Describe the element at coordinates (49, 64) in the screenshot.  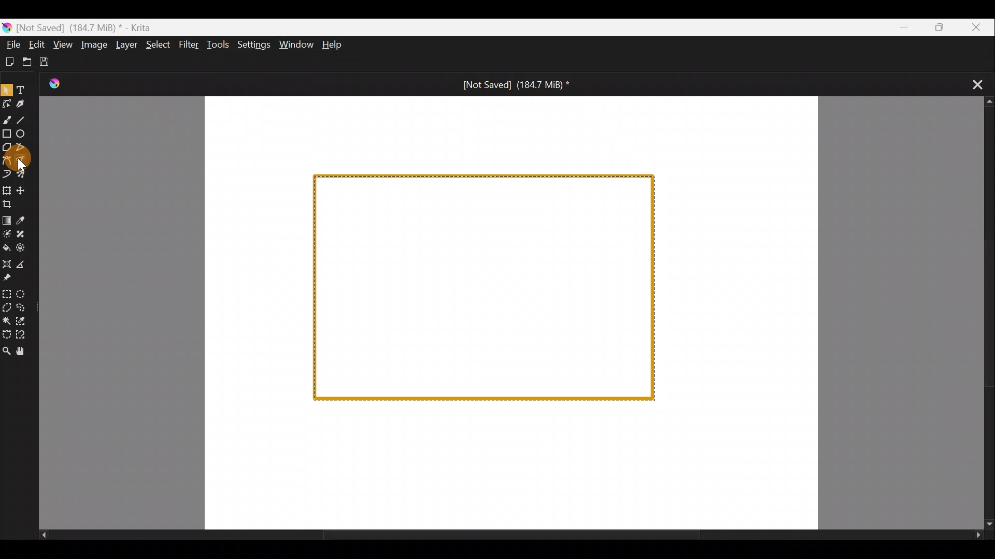
I see `Save` at that location.